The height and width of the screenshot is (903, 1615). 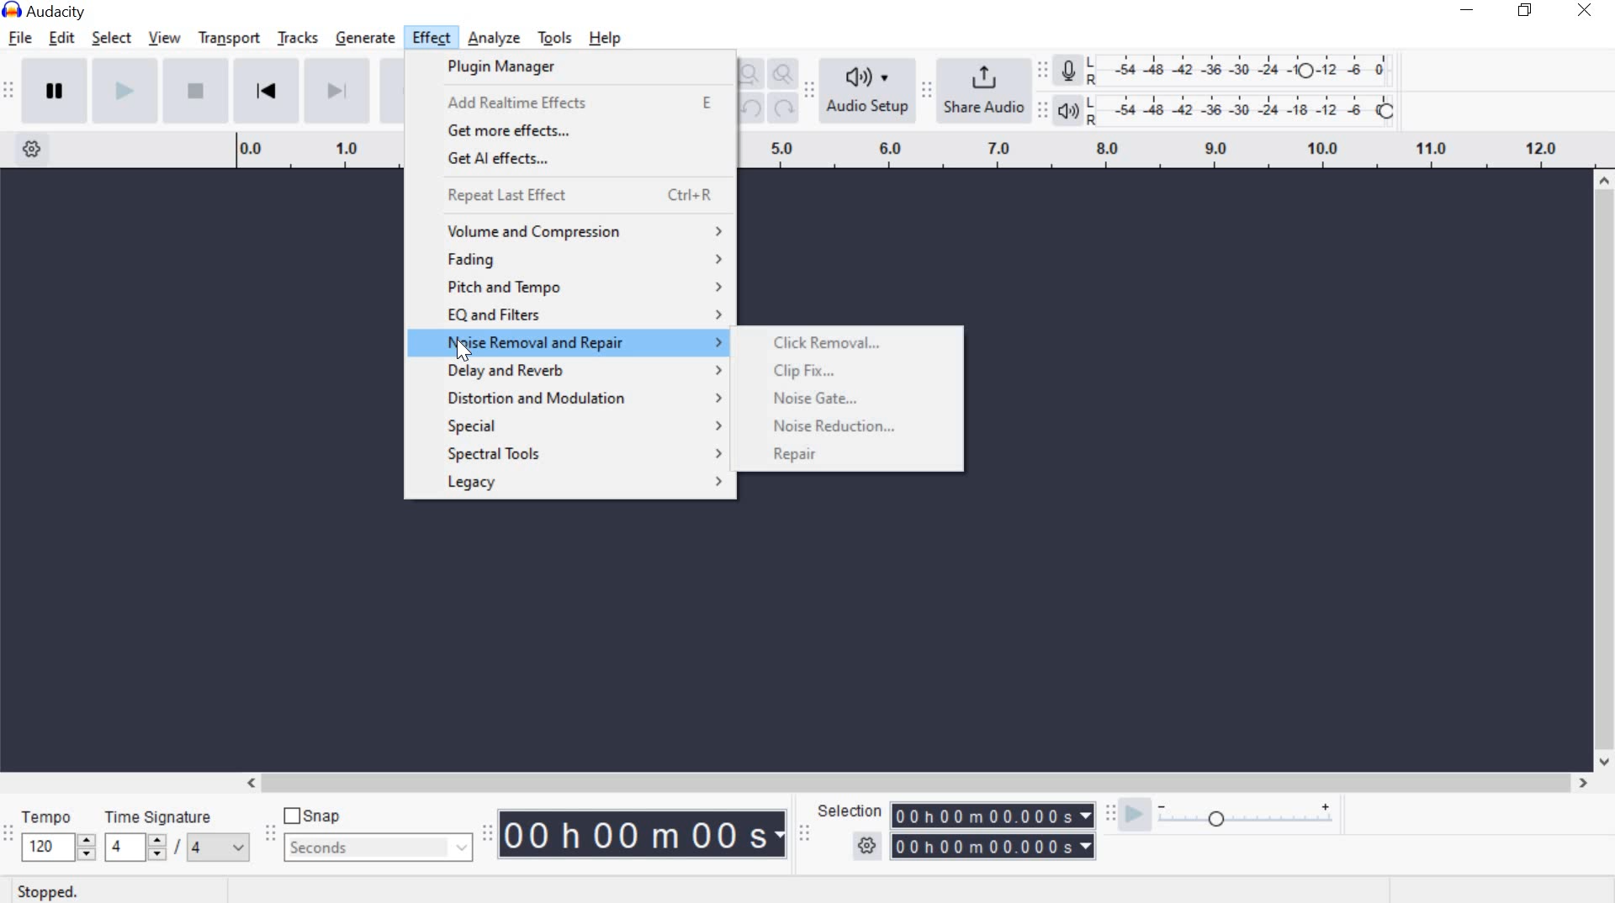 I want to click on special, so click(x=585, y=427).